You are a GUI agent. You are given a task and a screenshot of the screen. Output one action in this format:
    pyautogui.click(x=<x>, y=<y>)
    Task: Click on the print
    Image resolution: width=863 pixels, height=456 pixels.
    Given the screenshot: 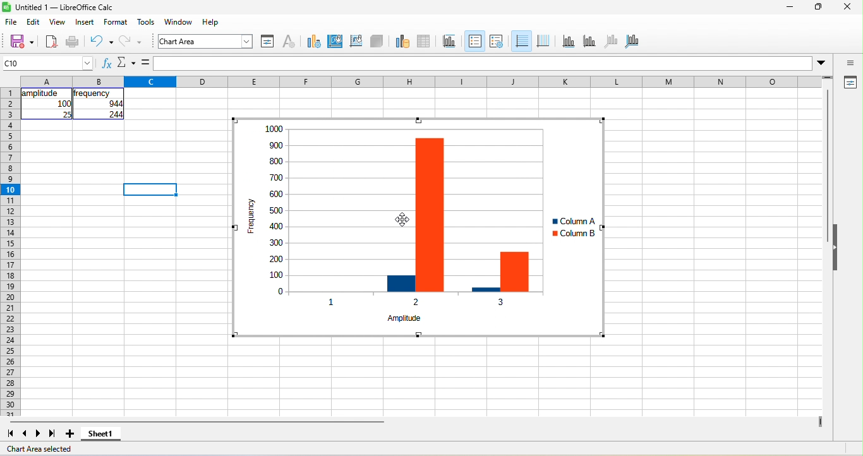 What is the action you would take?
    pyautogui.click(x=73, y=42)
    